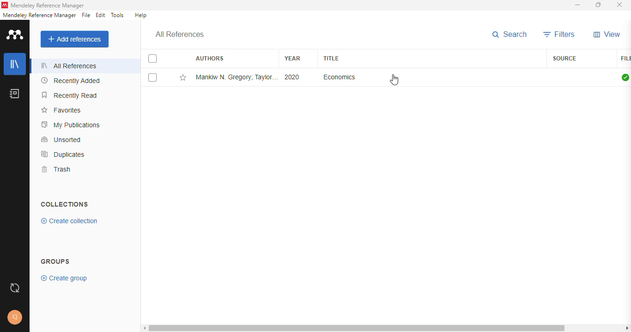  I want to click on close, so click(620, 5).